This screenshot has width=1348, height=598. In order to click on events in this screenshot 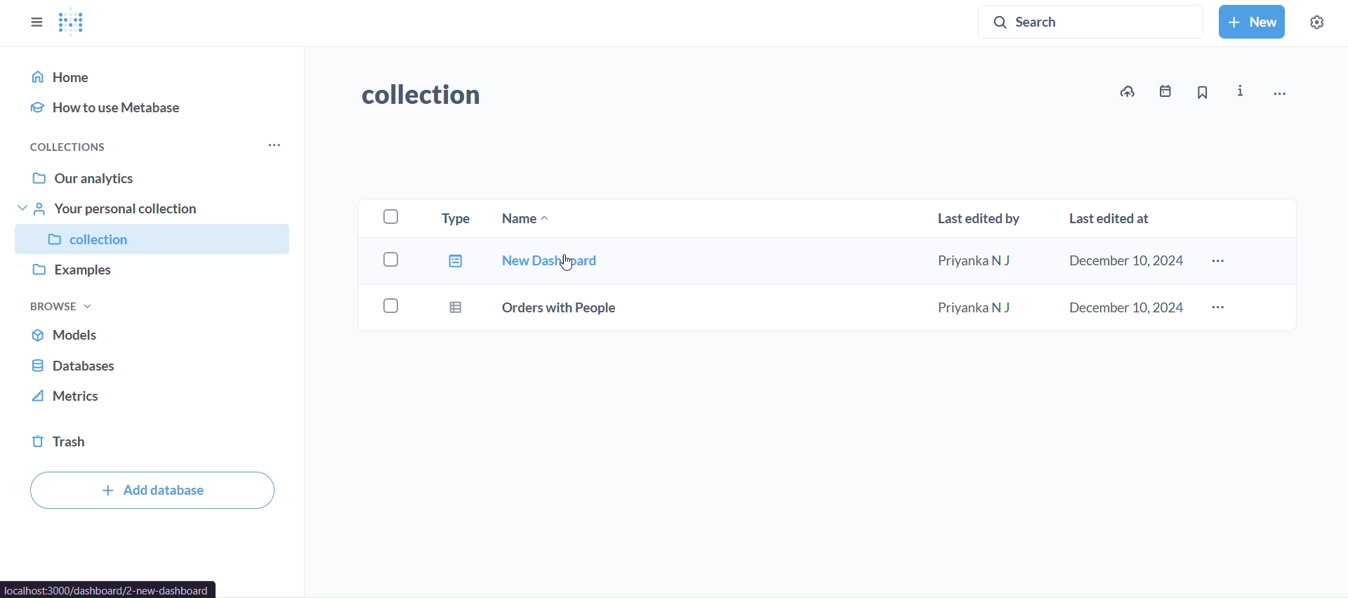, I will do `click(1165, 91)`.